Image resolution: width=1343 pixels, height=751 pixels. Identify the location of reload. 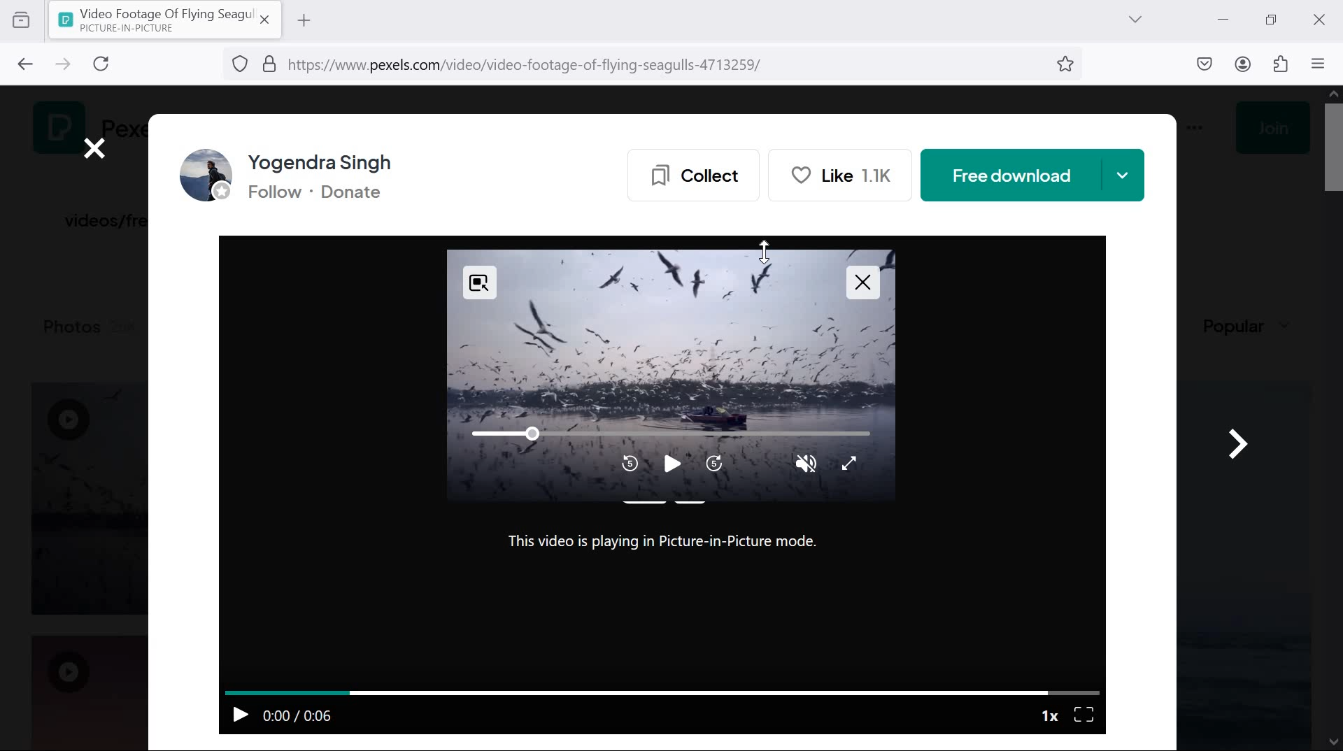
(106, 64).